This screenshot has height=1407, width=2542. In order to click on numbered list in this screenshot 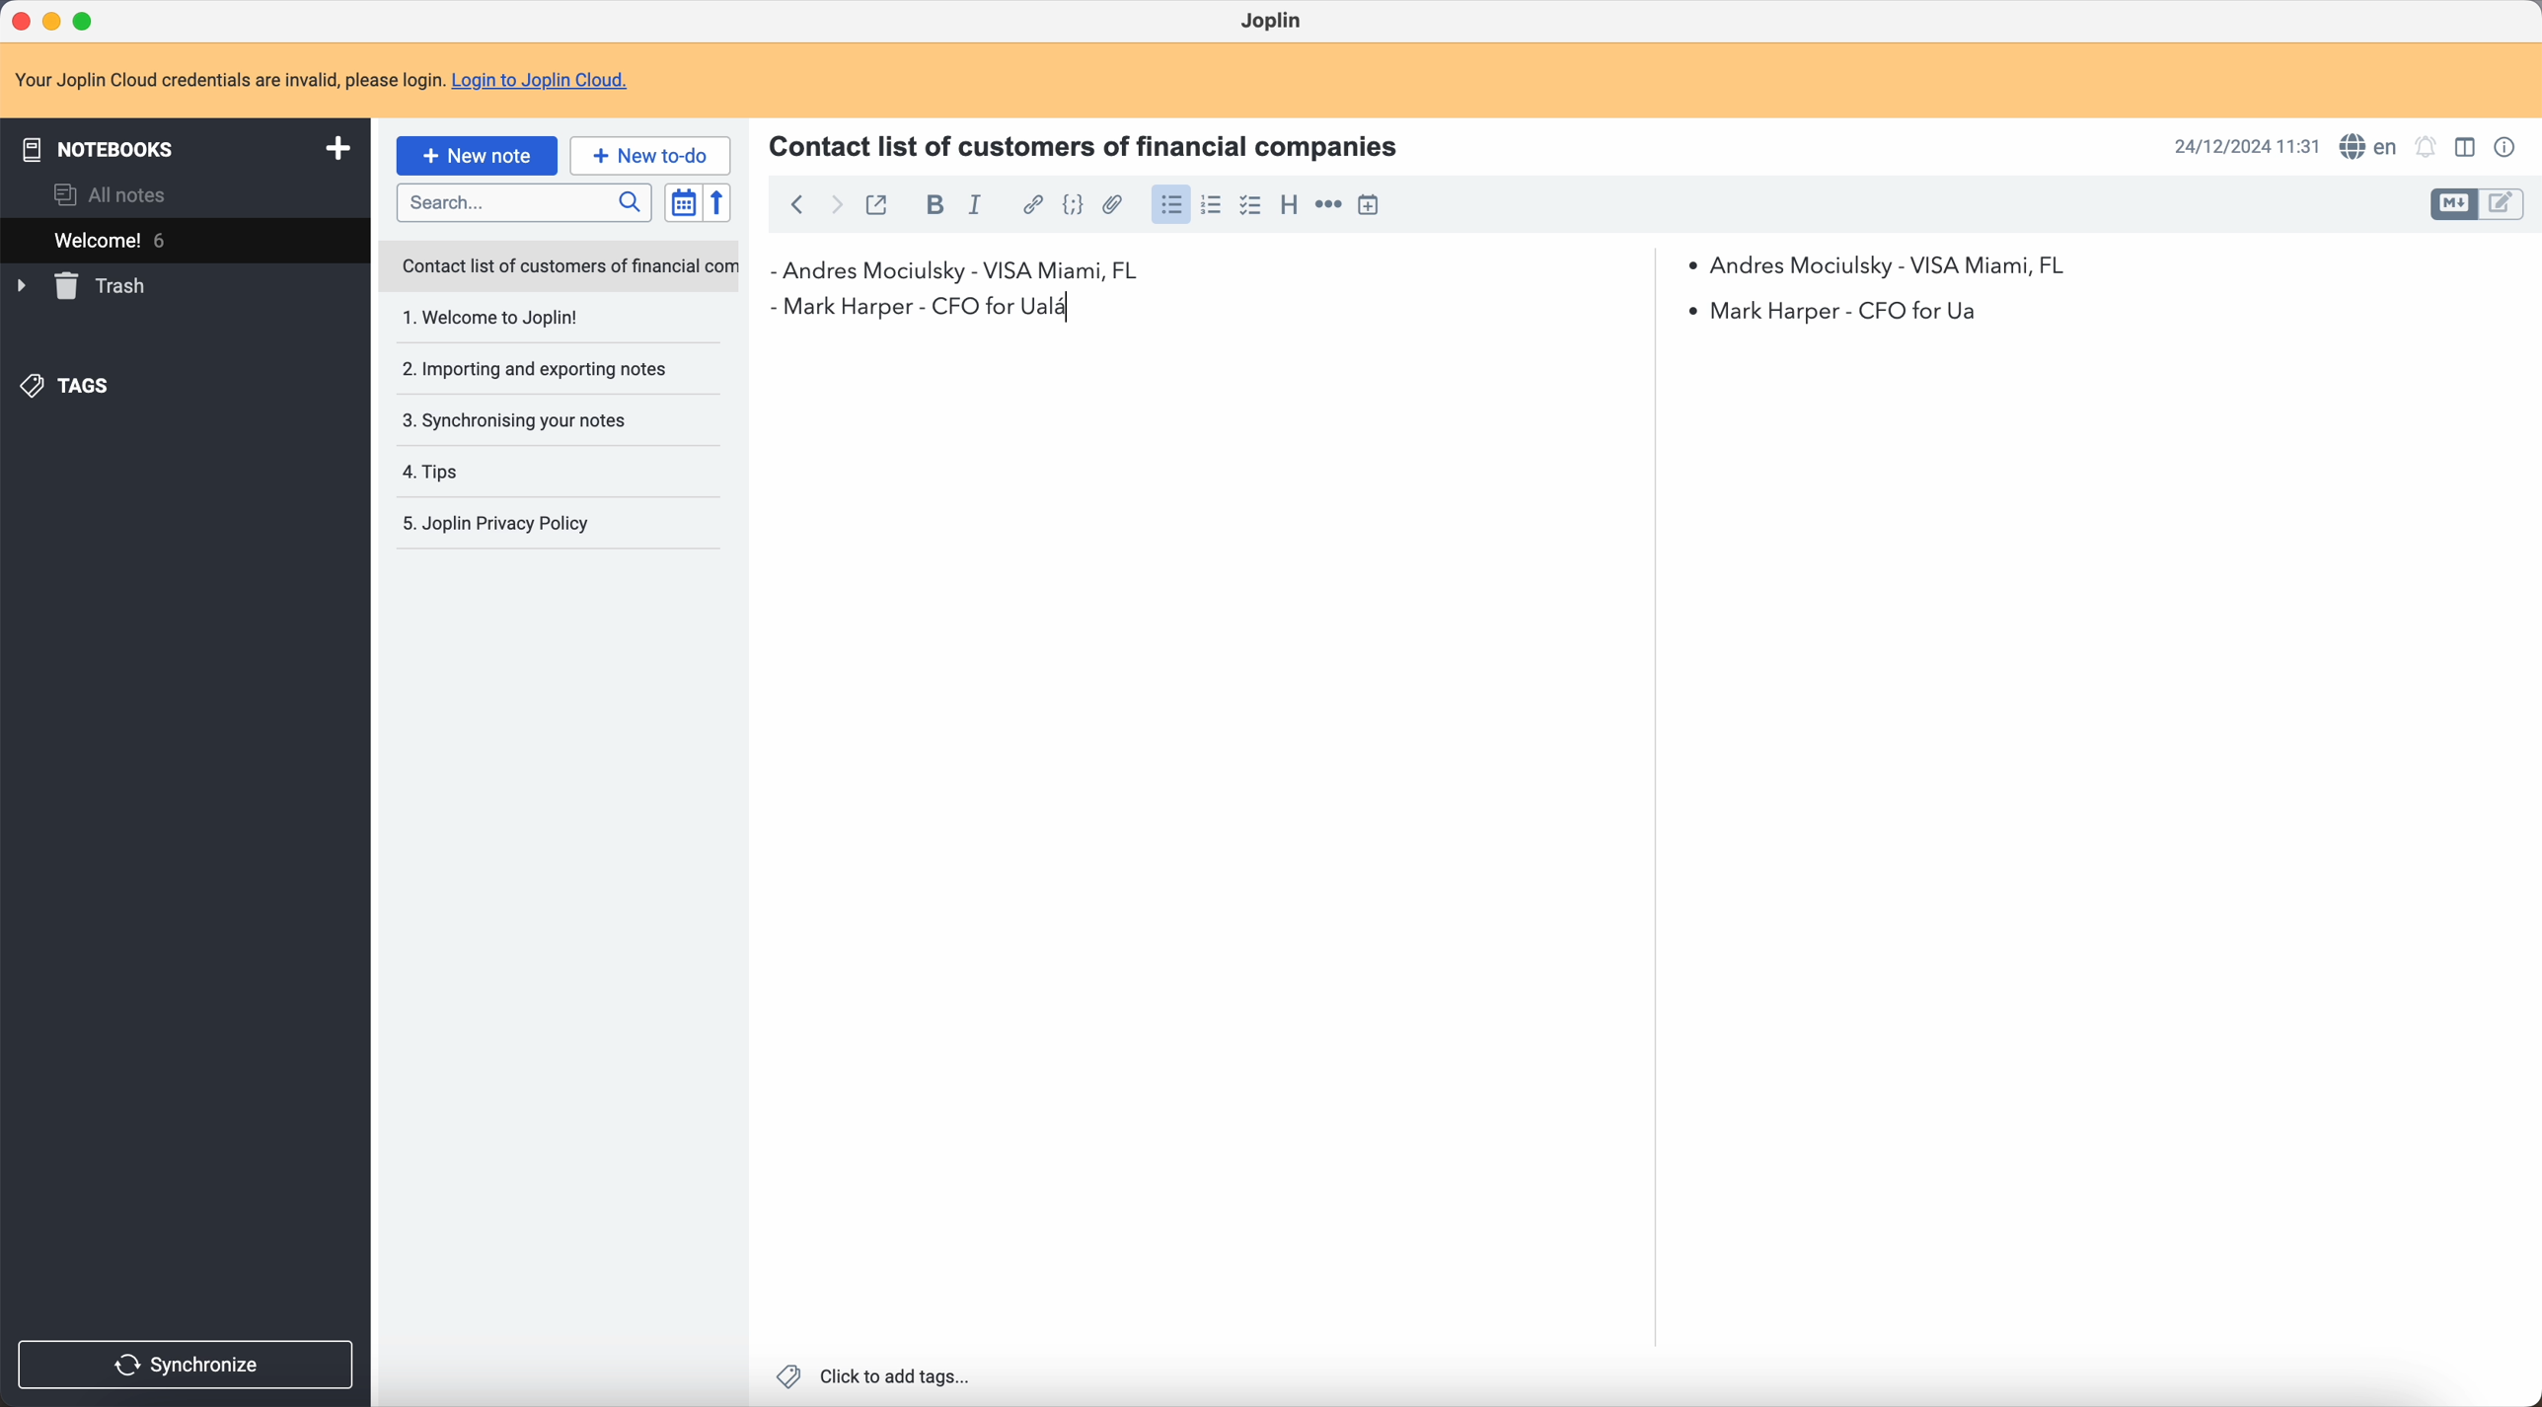, I will do `click(1214, 204)`.